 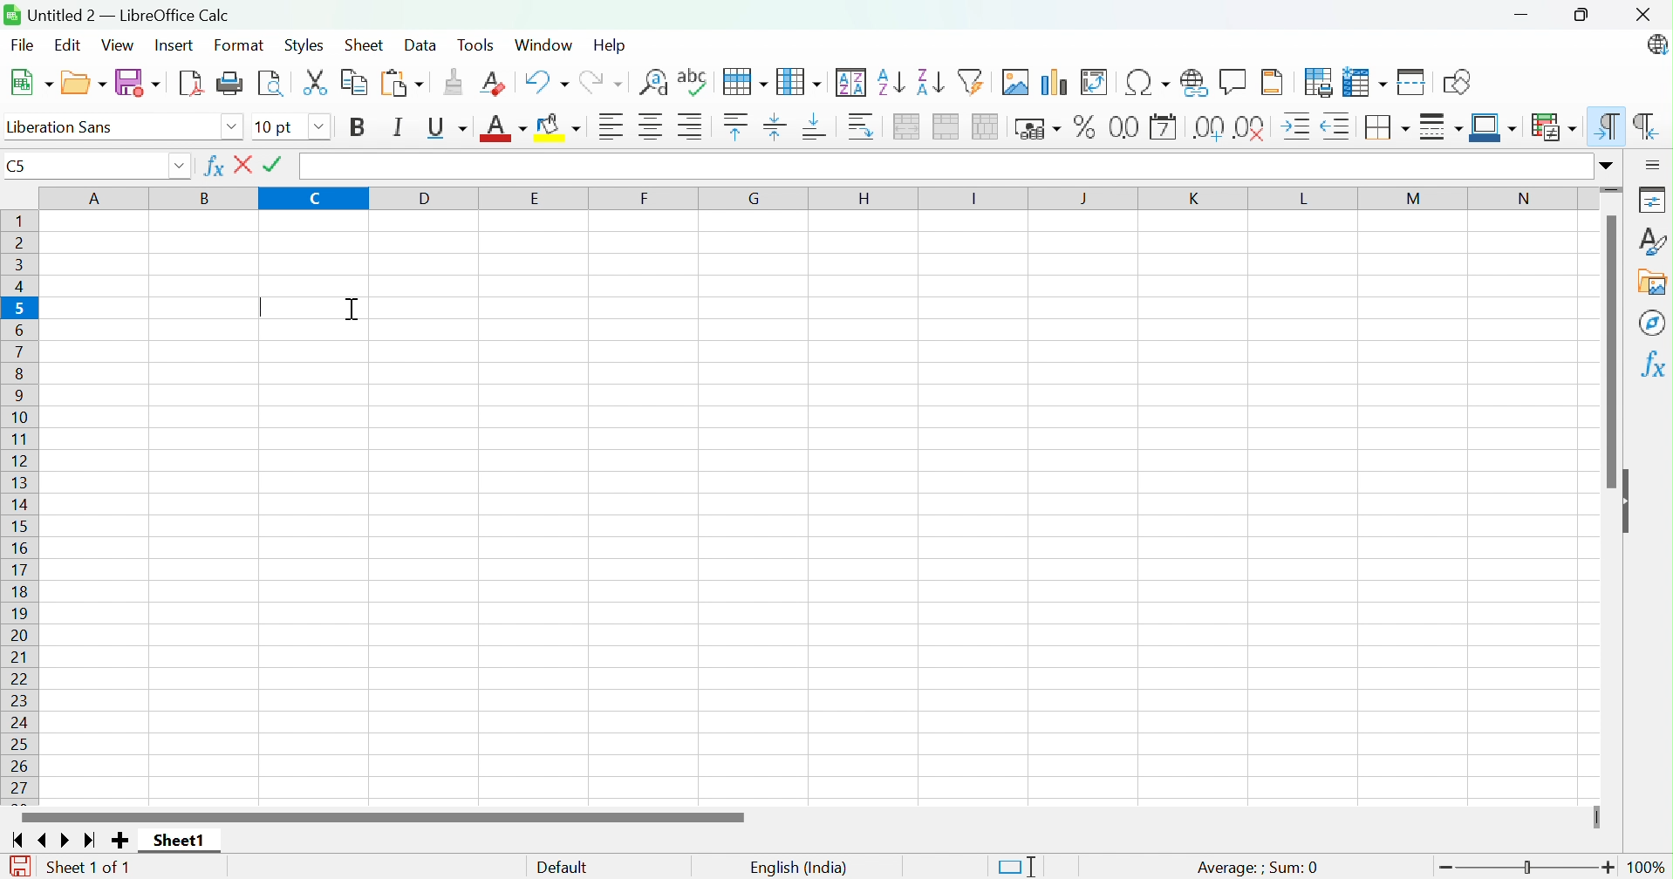 What do you see at coordinates (747, 83) in the screenshot?
I see `Spelling` at bounding box center [747, 83].